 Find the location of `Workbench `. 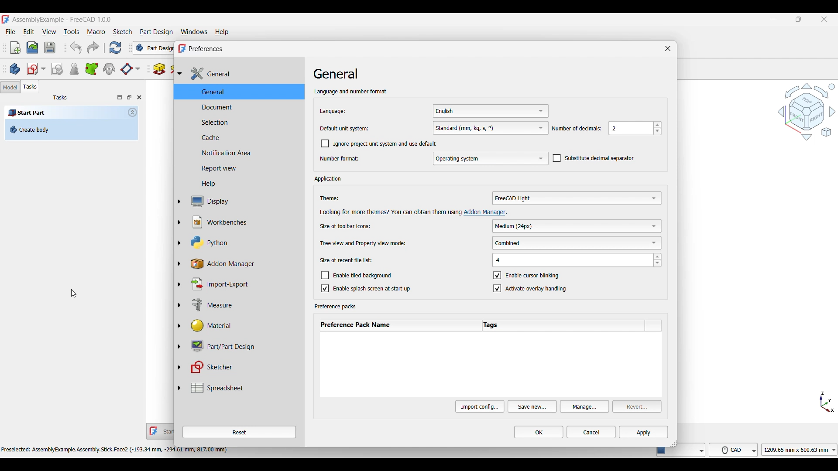

Workbench  is located at coordinates (243, 222).